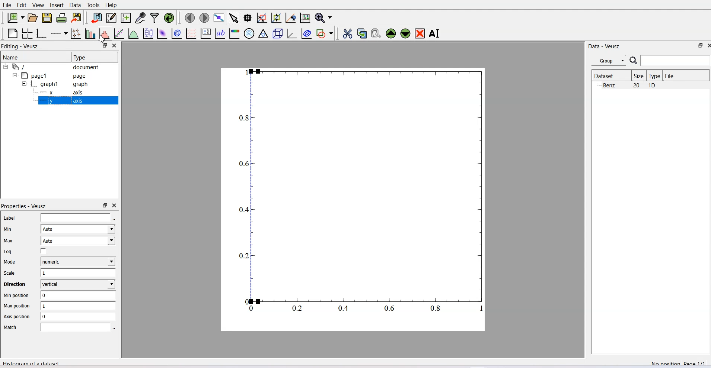  What do you see at coordinates (58, 261) in the screenshot?
I see `Mode` at bounding box center [58, 261].